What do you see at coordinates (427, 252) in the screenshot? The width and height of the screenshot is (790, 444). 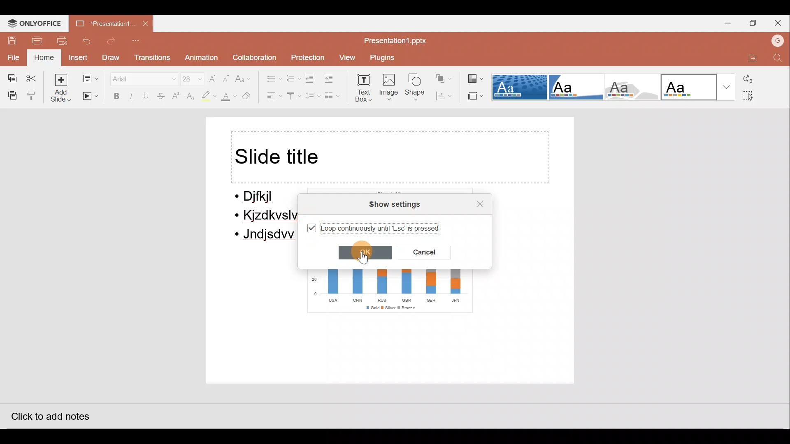 I see `Cancel` at bounding box center [427, 252].